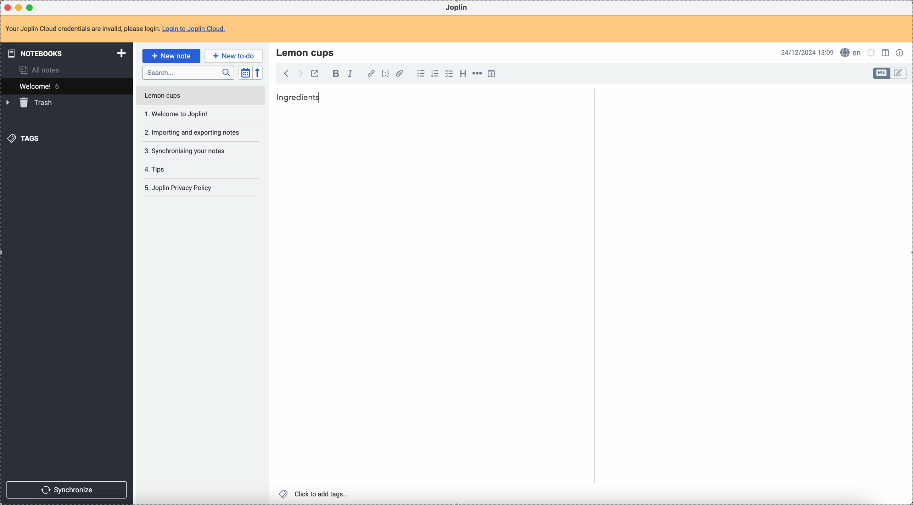  I want to click on insert time, so click(491, 73).